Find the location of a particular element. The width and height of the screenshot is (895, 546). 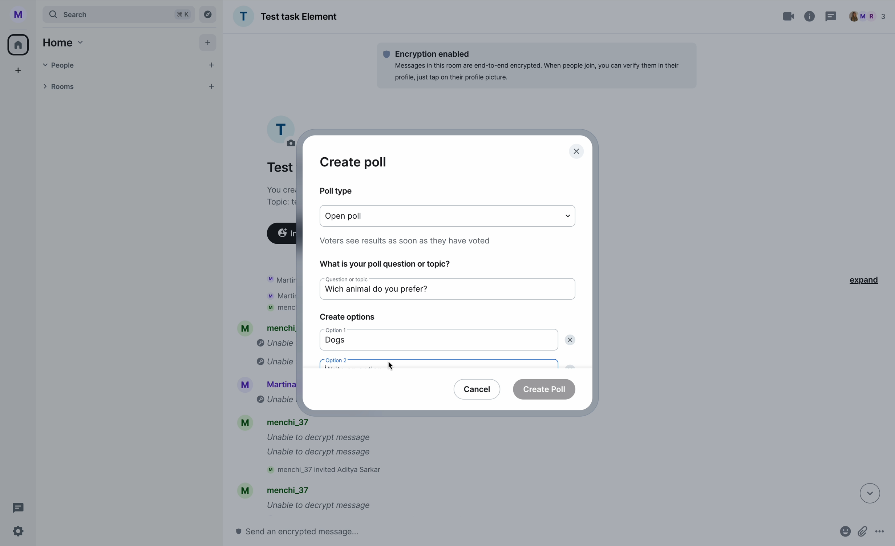

delete is located at coordinates (572, 340).